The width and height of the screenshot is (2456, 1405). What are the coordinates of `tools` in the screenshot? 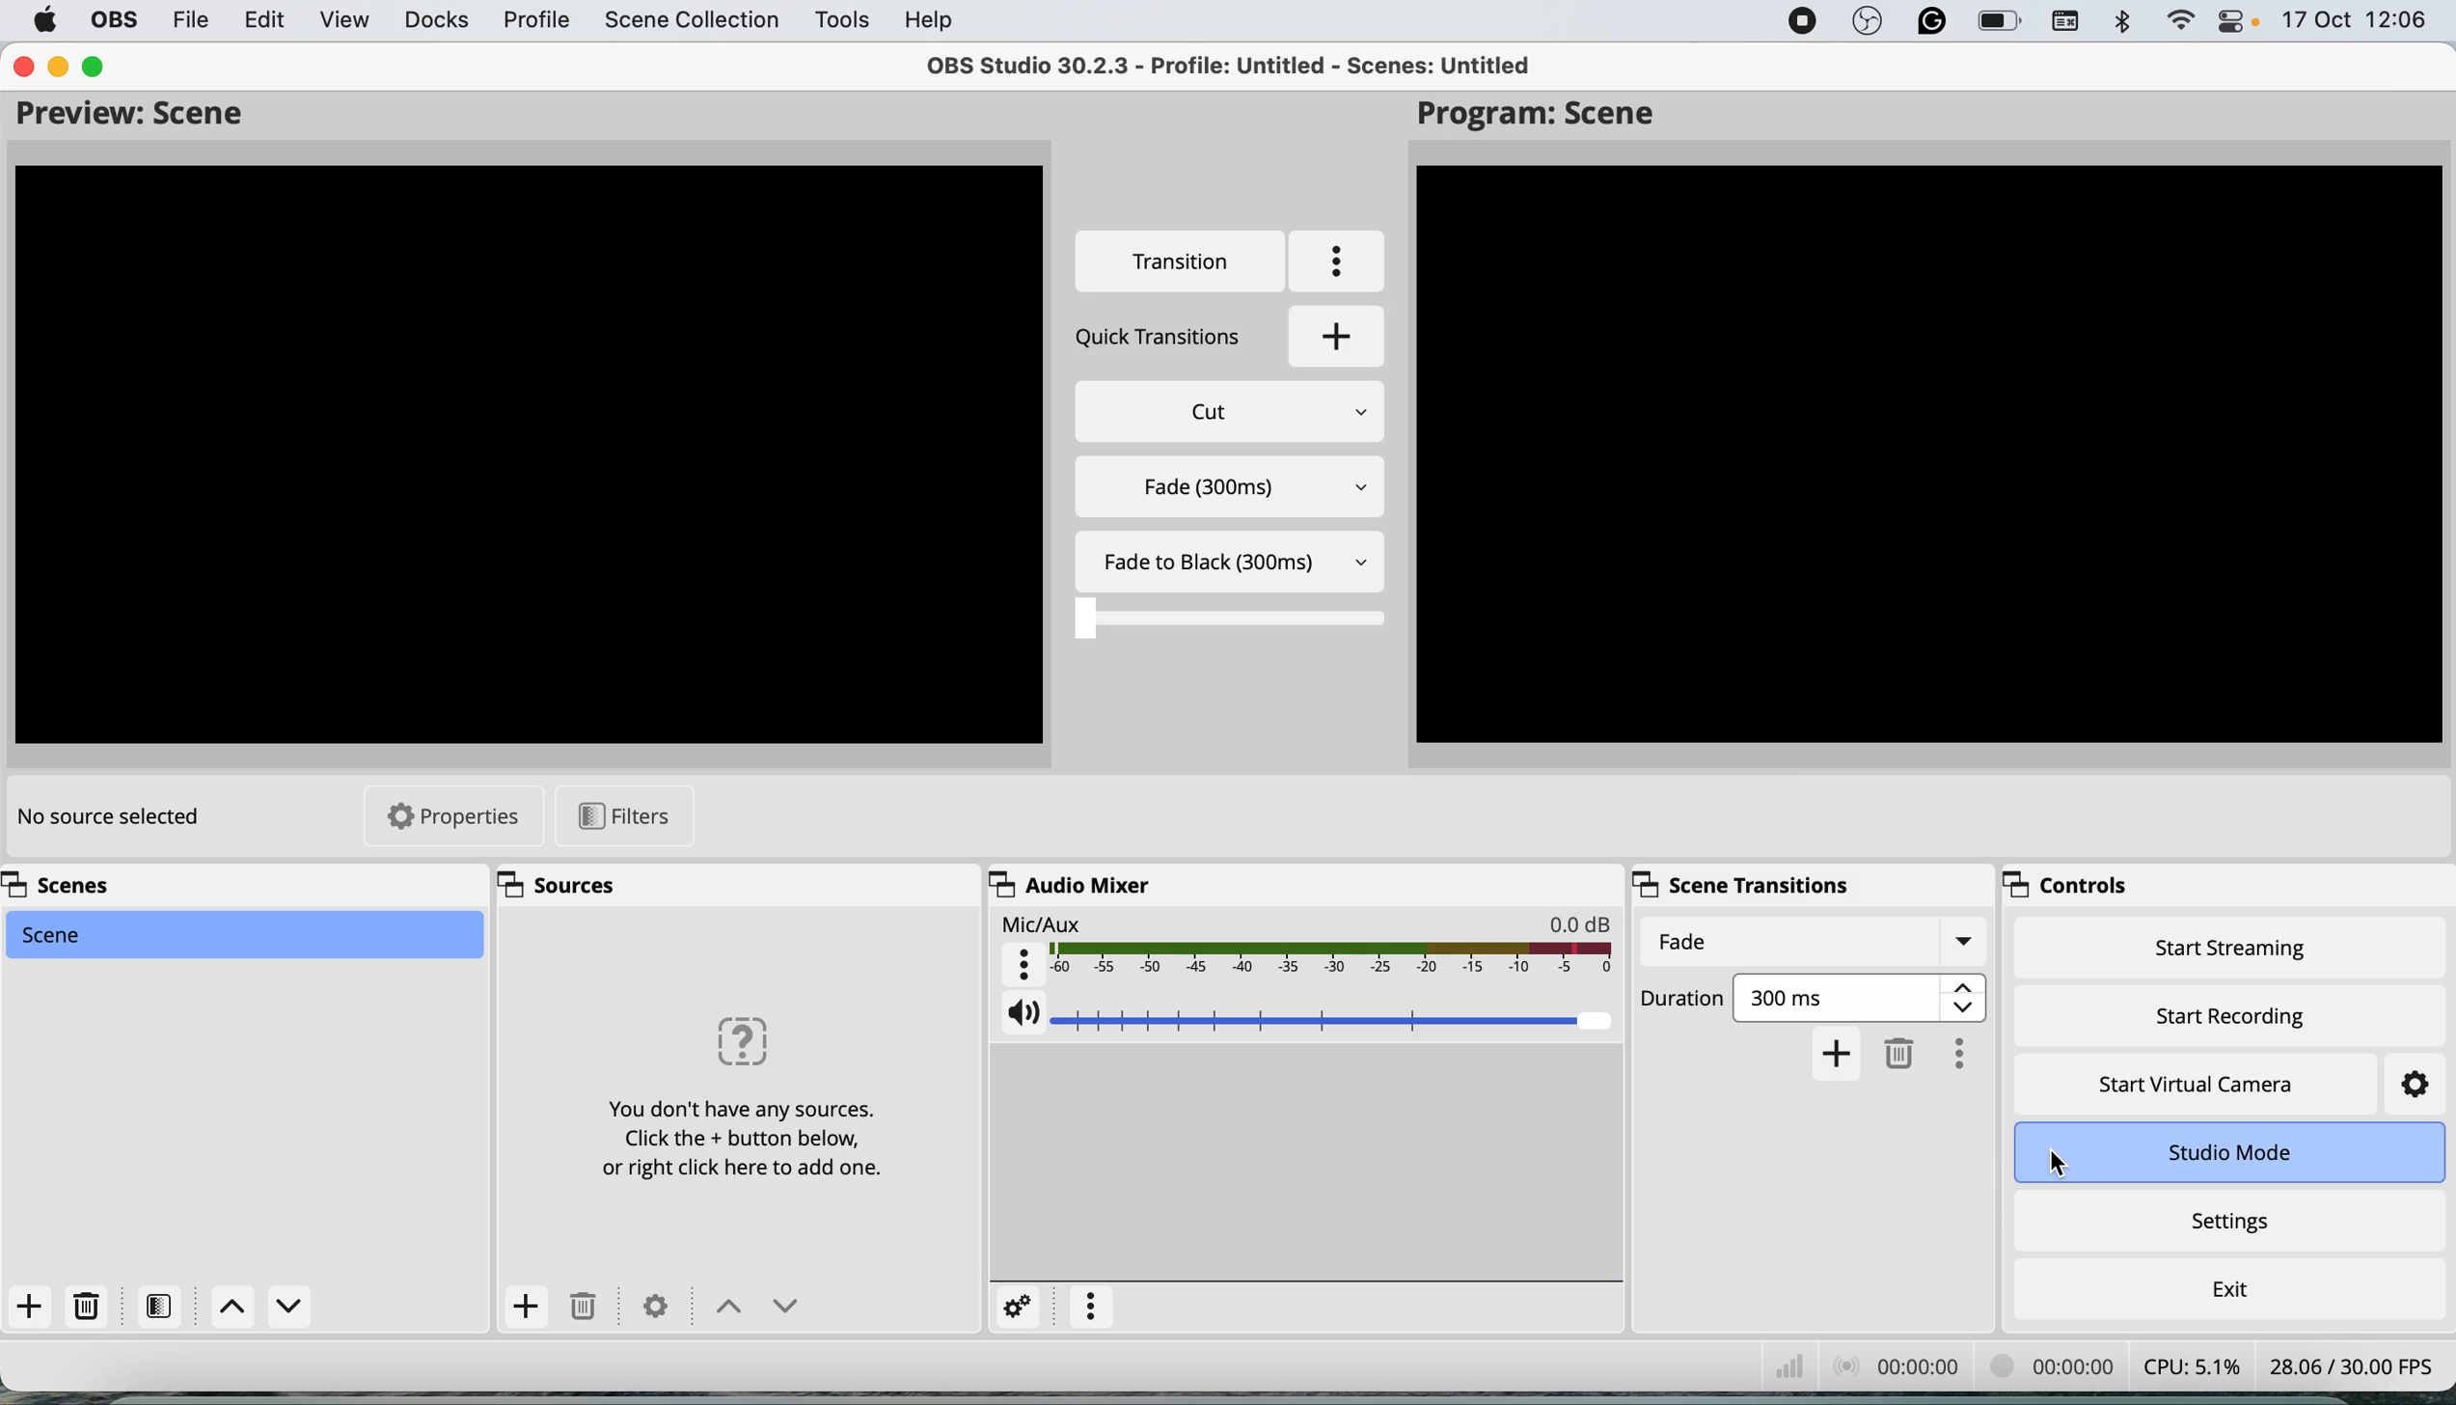 It's located at (845, 18).